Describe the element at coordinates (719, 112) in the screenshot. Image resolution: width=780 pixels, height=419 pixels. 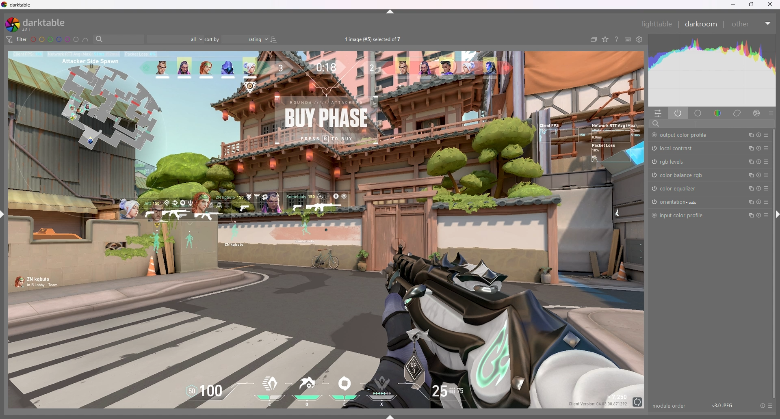
I see `color` at that location.